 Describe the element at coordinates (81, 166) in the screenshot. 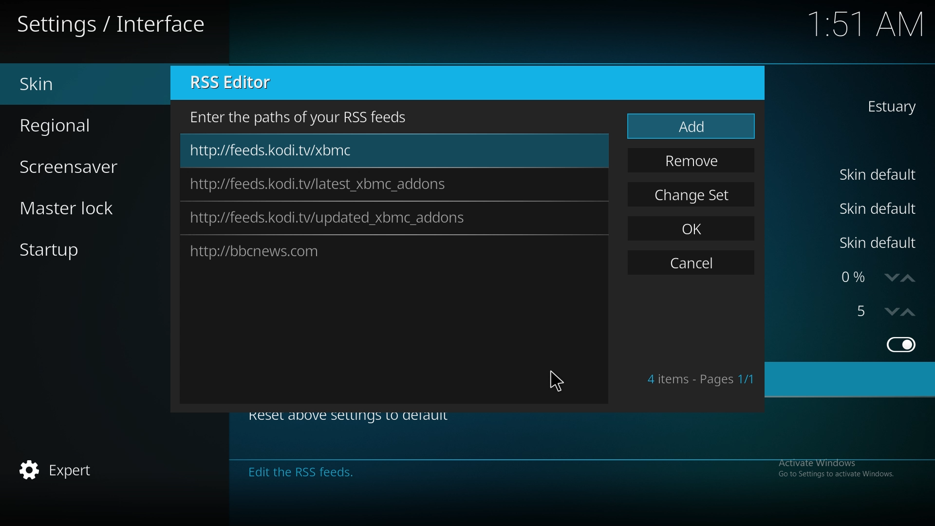

I see `screensaver` at that location.